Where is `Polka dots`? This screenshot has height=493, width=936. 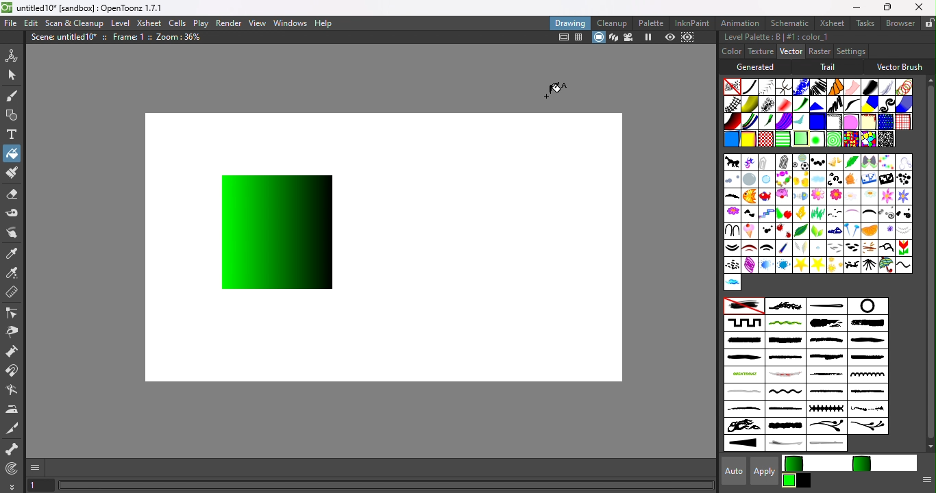
Polka dots is located at coordinates (885, 122).